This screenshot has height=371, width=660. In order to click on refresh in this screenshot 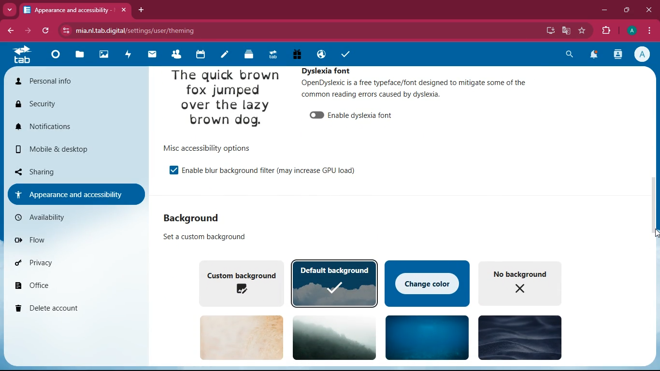, I will do `click(46, 31)`.